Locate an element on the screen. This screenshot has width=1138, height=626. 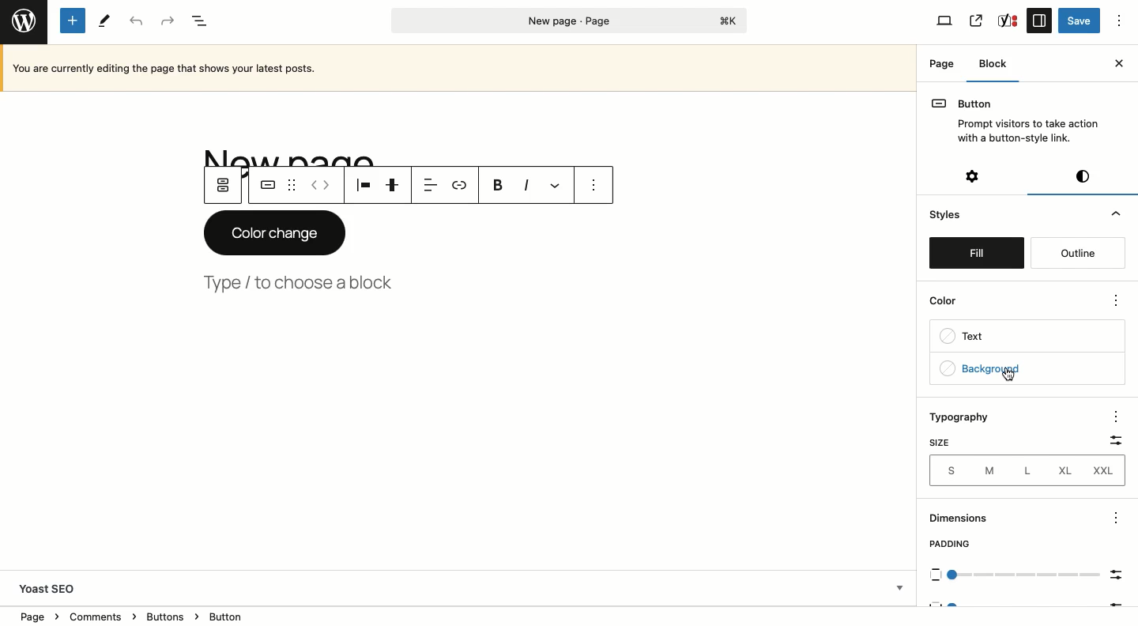
XXL is located at coordinates (1107, 468).